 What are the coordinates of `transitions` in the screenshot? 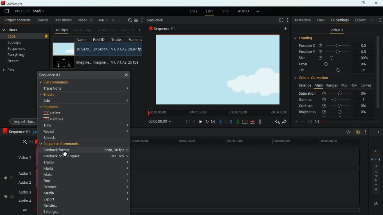 It's located at (62, 20).